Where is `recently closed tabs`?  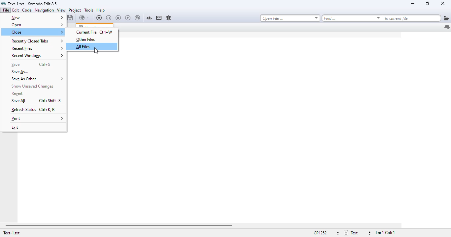
recently closed tabs is located at coordinates (37, 41).